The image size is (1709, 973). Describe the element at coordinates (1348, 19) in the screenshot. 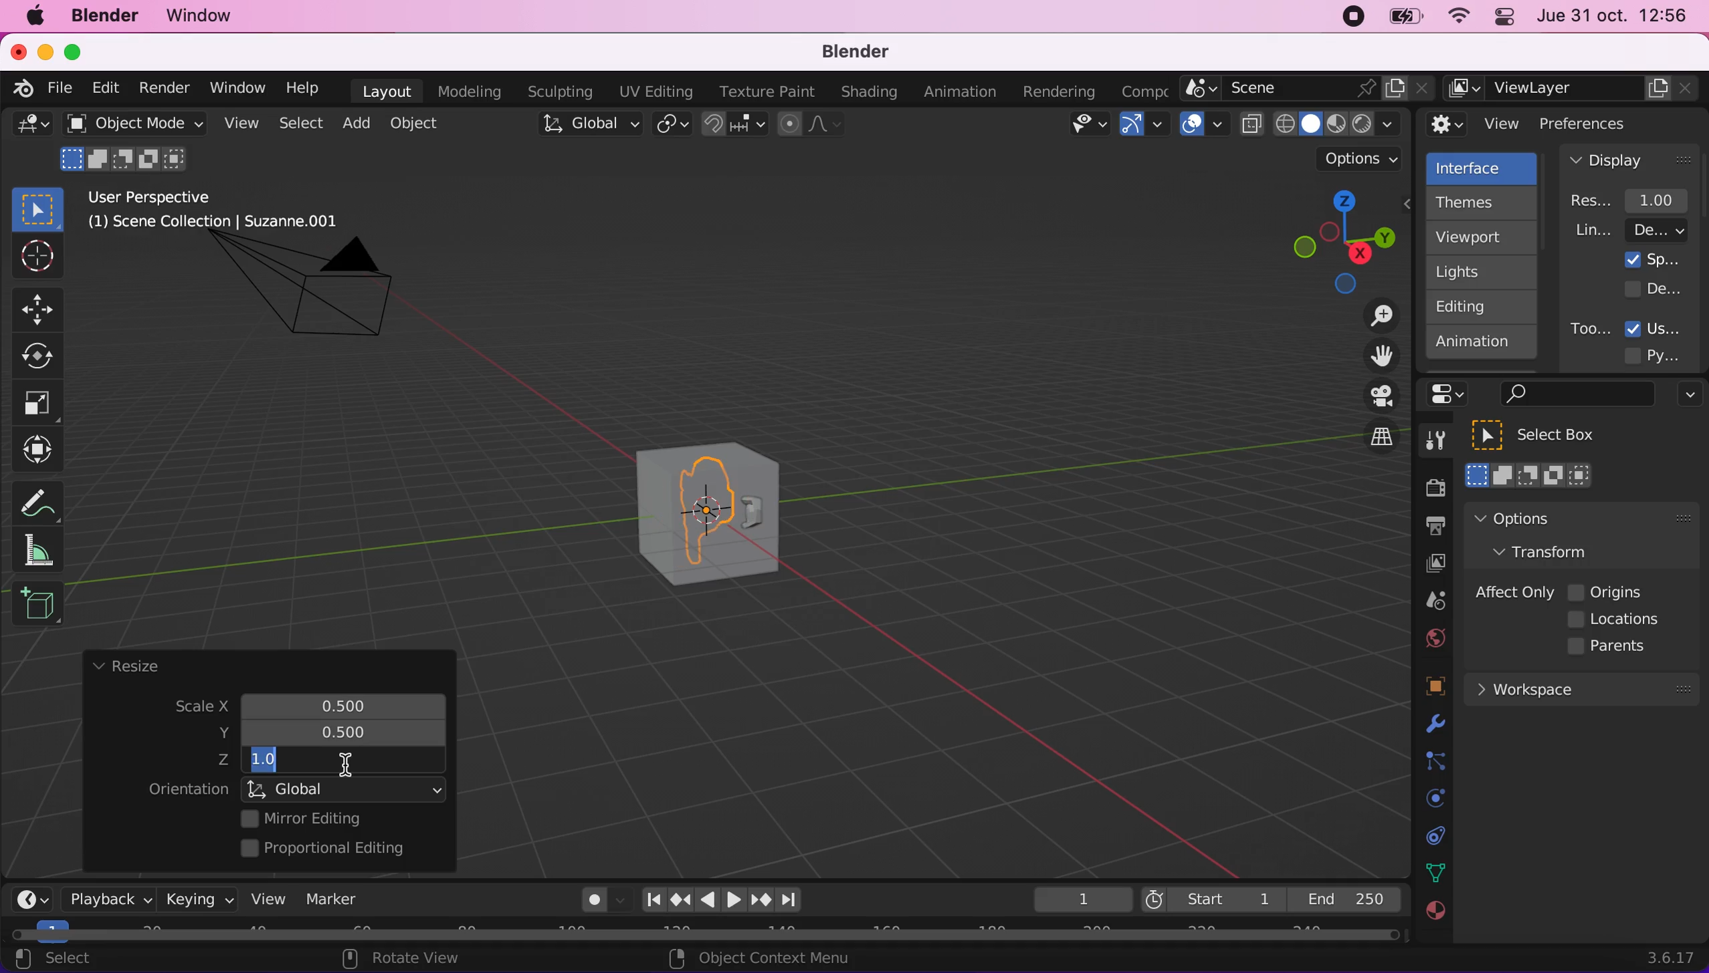

I see `recording stopped` at that location.